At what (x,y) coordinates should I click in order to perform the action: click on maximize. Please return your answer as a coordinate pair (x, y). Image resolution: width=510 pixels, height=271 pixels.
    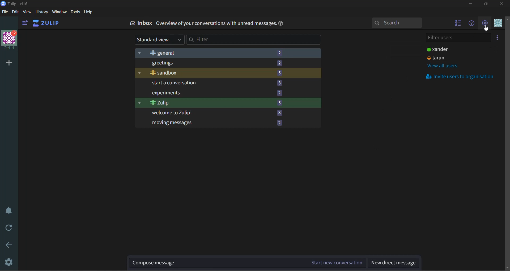
    Looking at the image, I should click on (487, 4).